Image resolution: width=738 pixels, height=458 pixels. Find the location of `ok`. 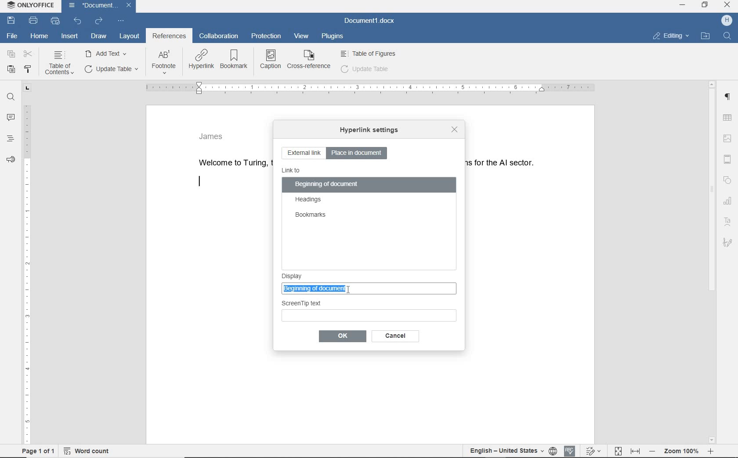

ok is located at coordinates (393, 336).